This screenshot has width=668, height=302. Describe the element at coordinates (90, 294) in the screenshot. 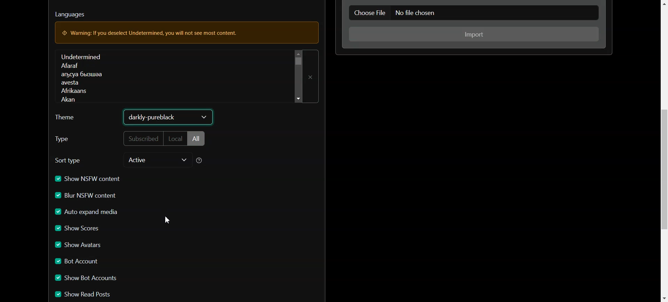

I see `Show read posts` at that location.